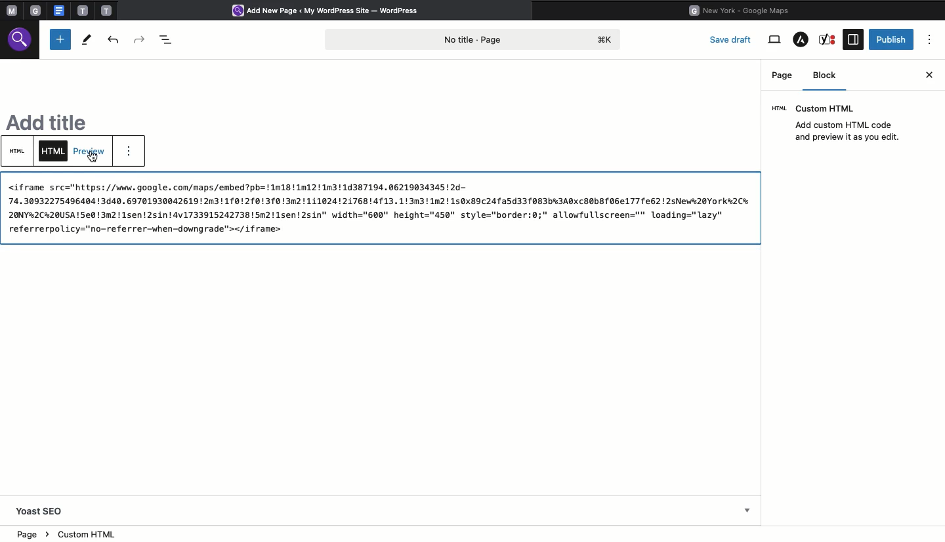 This screenshot has width=945, height=542. What do you see at coordinates (748, 512) in the screenshot?
I see `drop down menu` at bounding box center [748, 512].